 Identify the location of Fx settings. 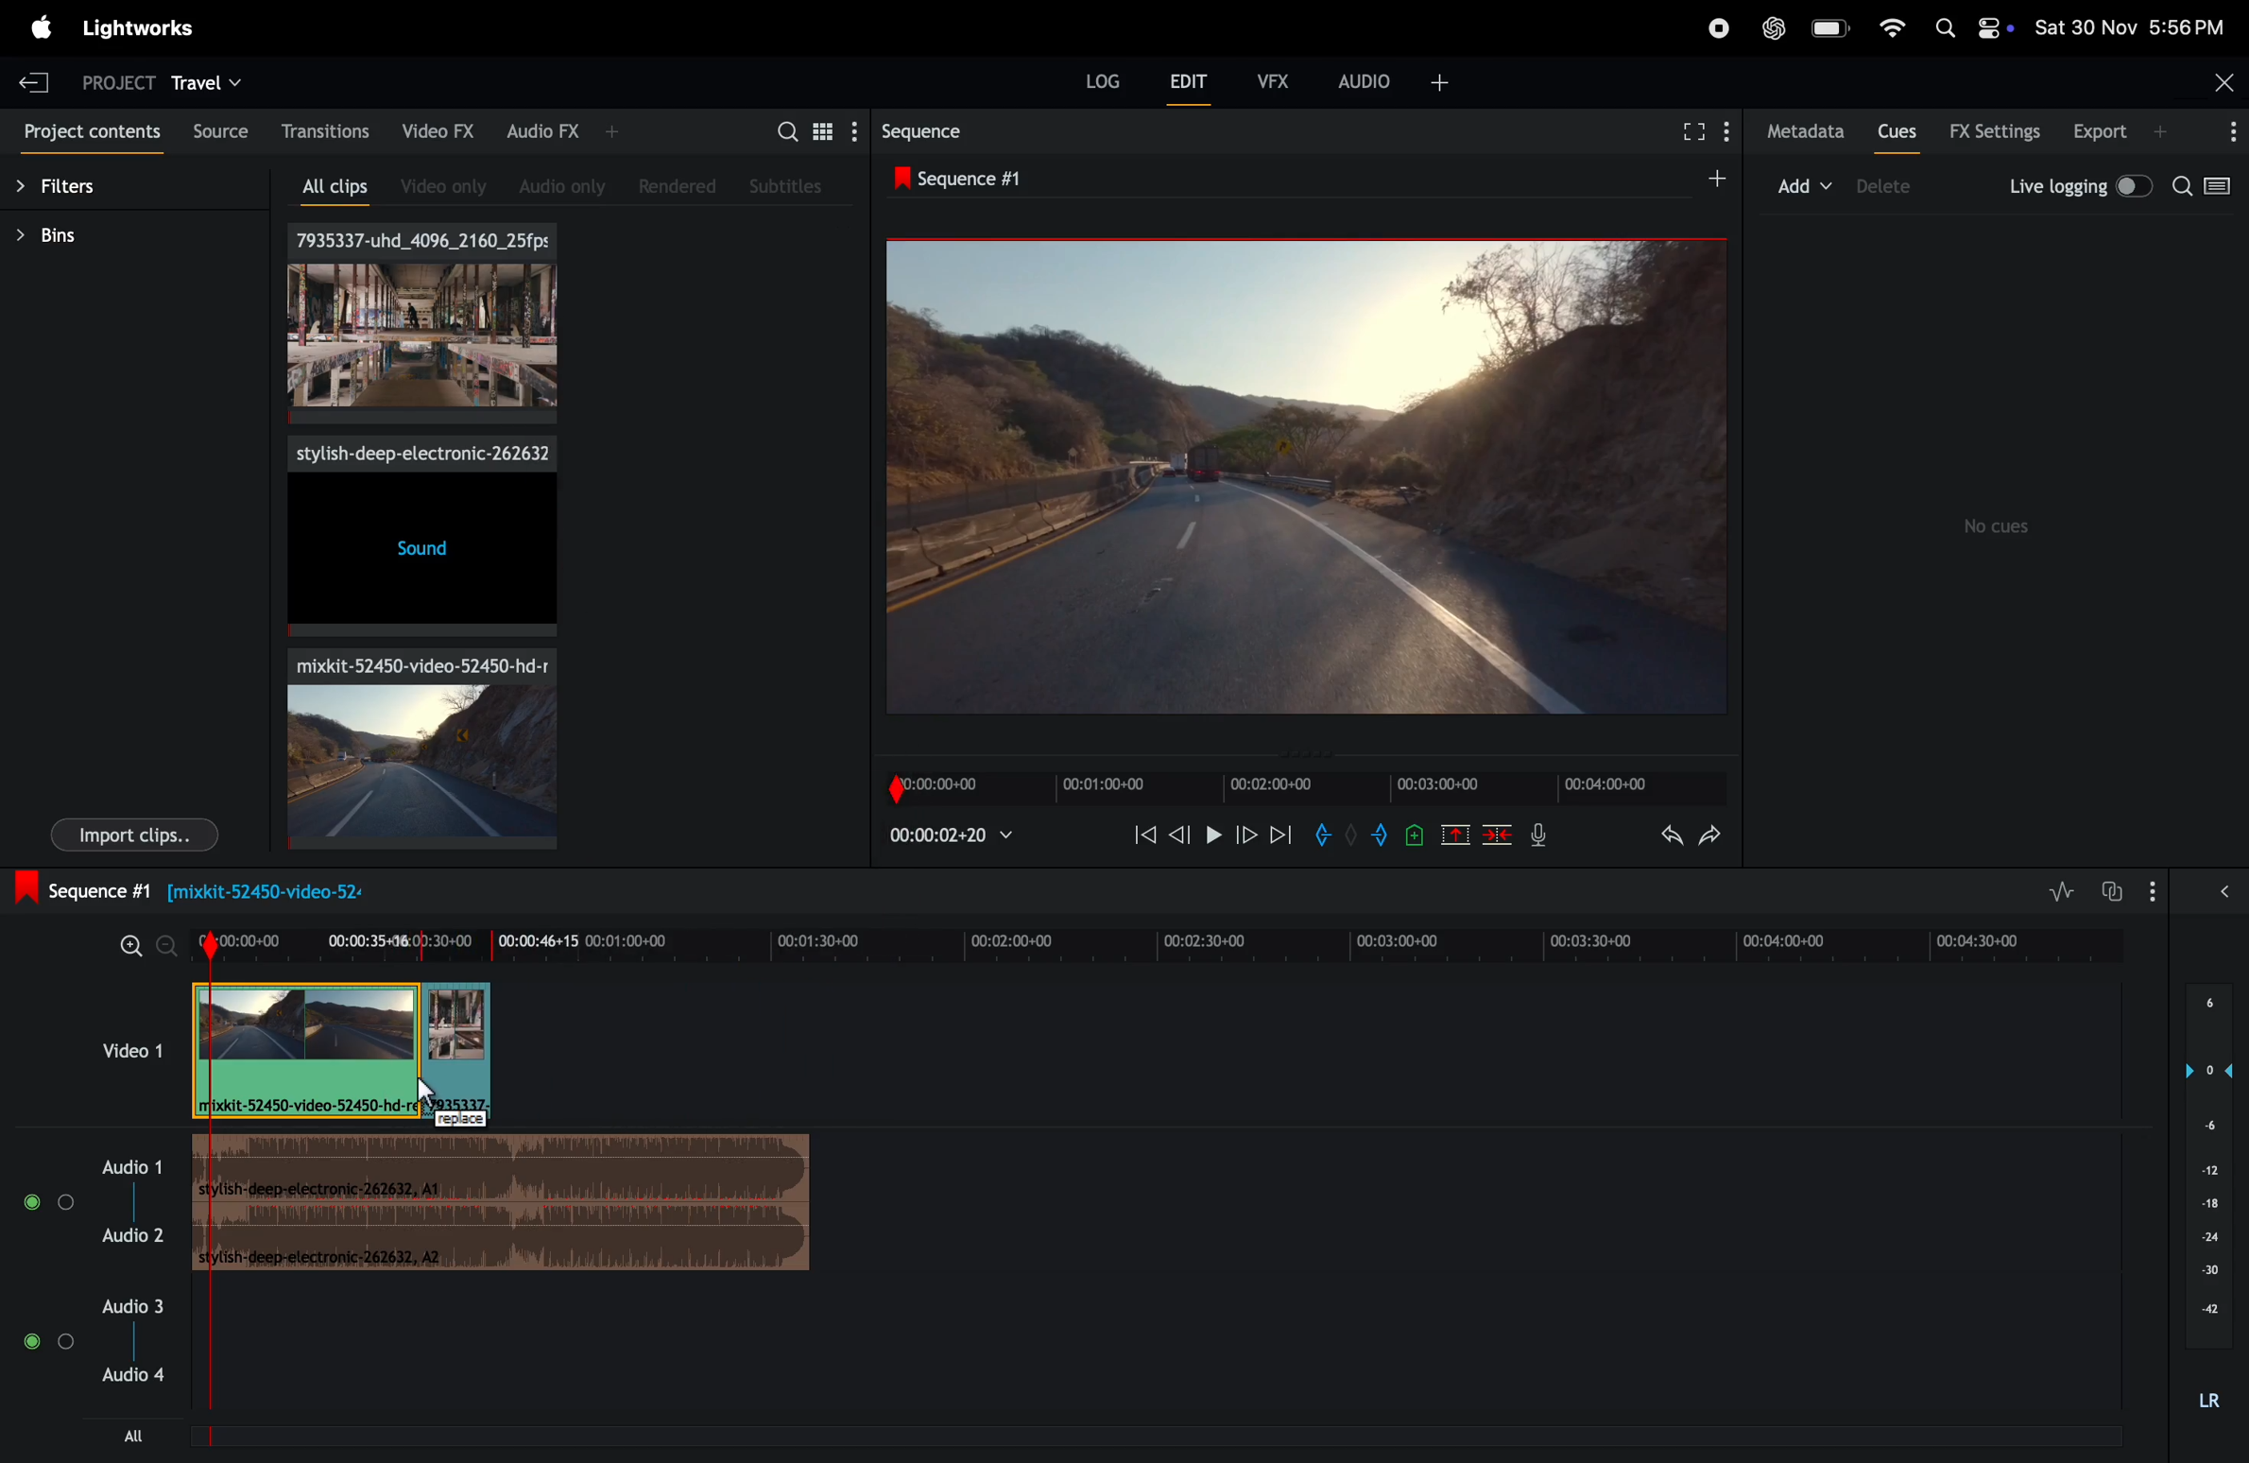
(1995, 132).